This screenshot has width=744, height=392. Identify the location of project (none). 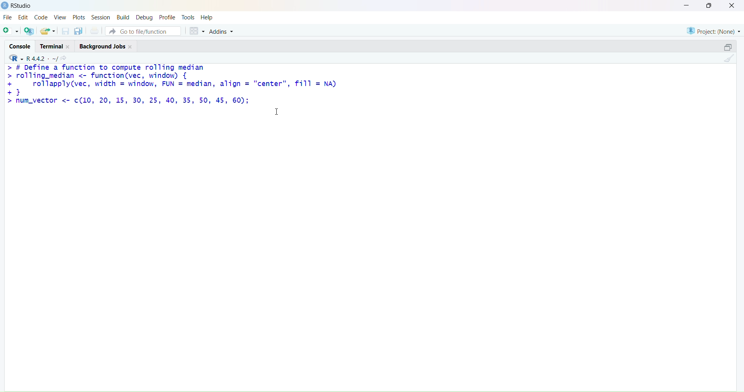
(713, 31).